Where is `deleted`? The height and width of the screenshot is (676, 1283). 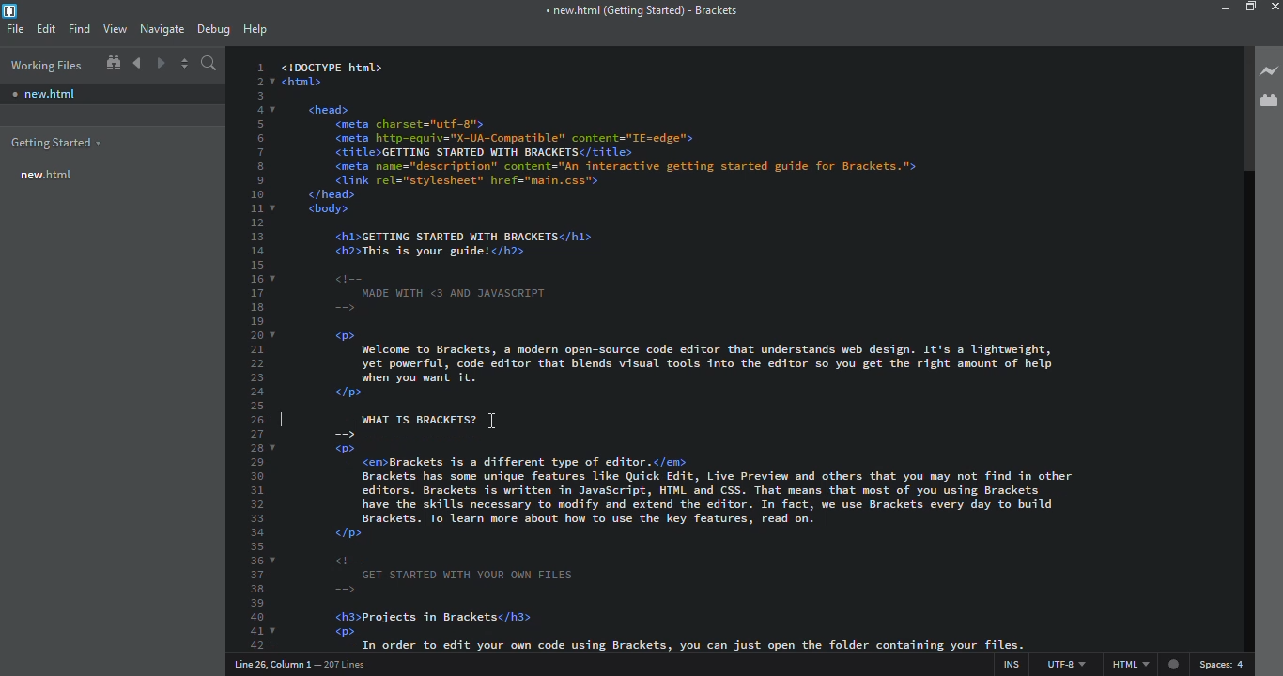
deleted is located at coordinates (302, 413).